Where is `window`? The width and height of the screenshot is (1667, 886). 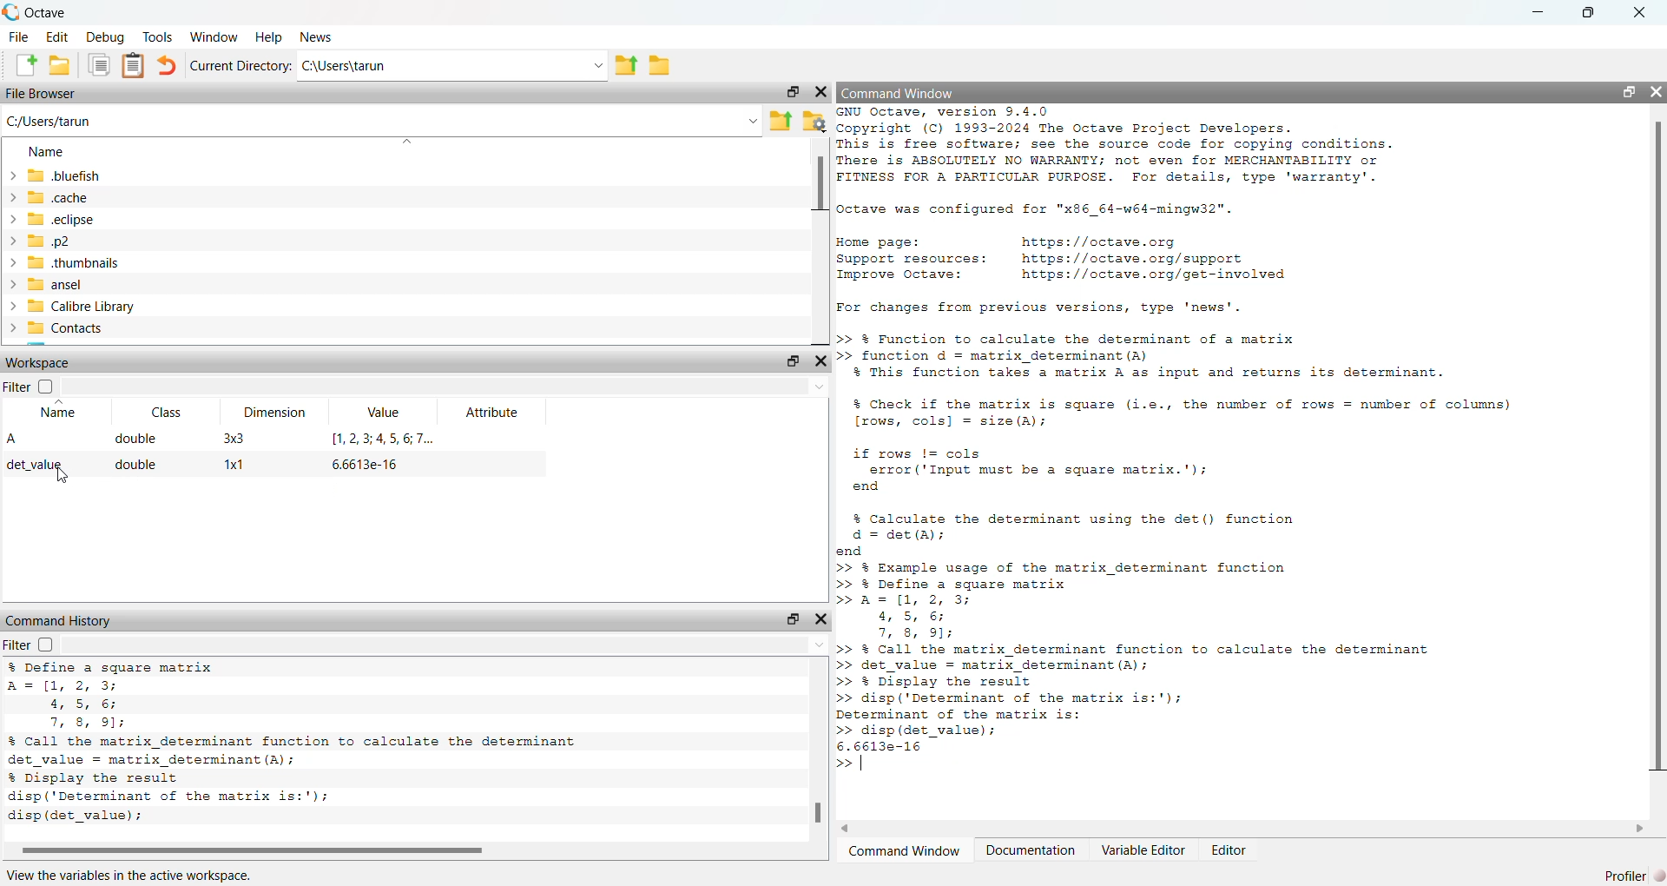
window is located at coordinates (215, 36).